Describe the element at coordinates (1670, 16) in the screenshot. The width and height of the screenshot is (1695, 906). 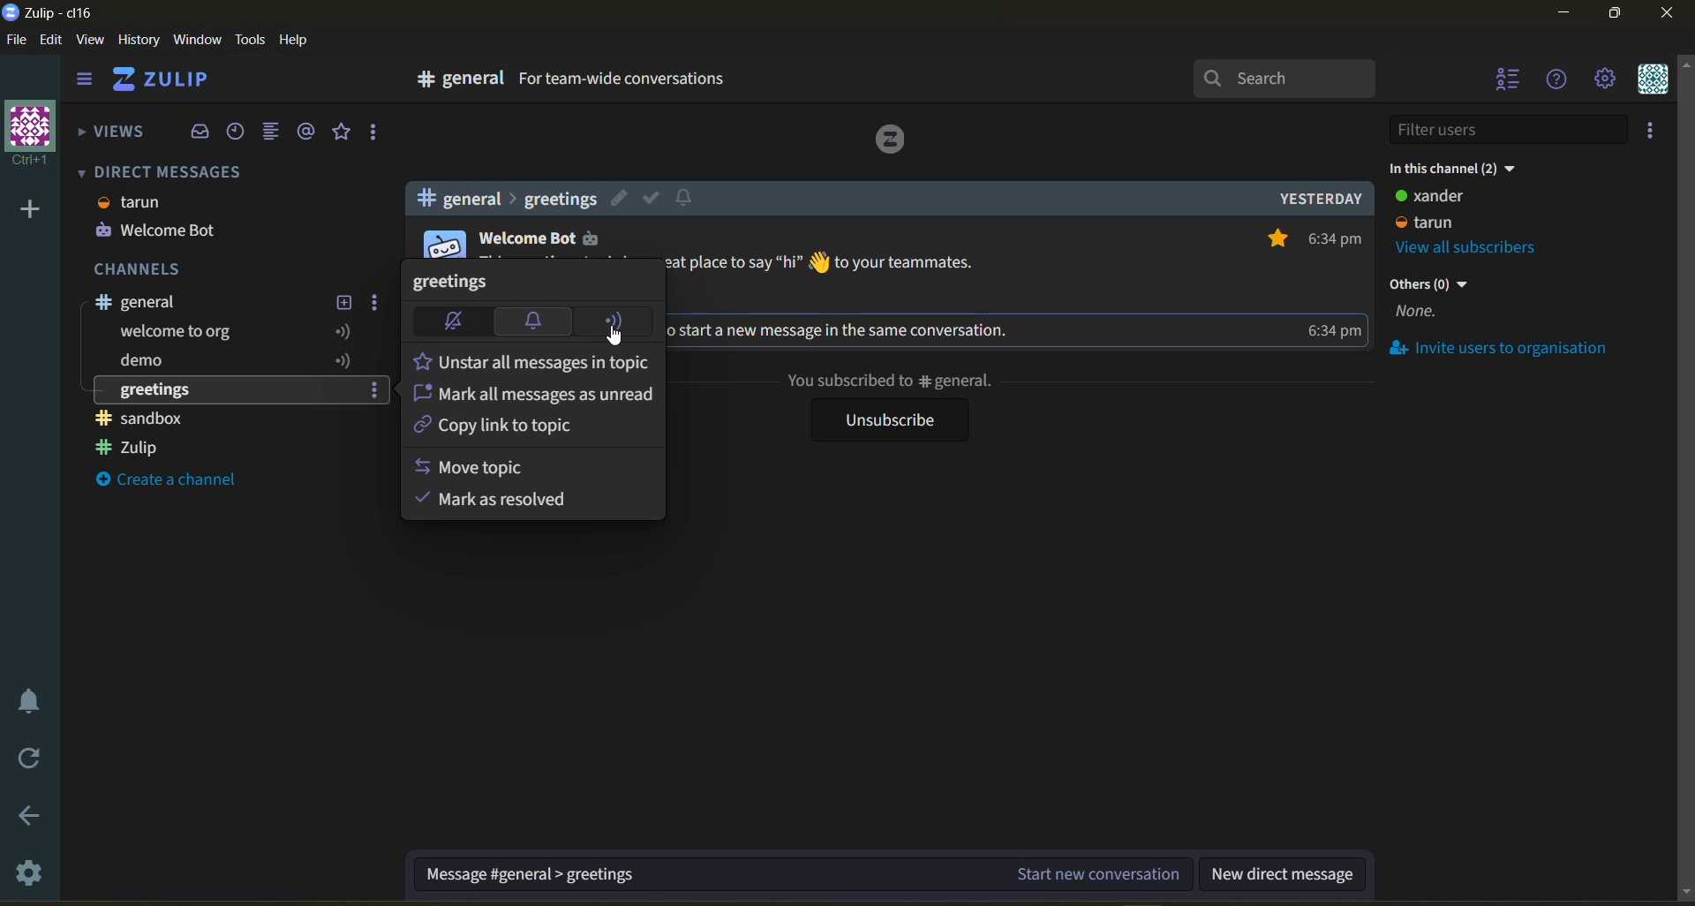
I see `close` at that location.